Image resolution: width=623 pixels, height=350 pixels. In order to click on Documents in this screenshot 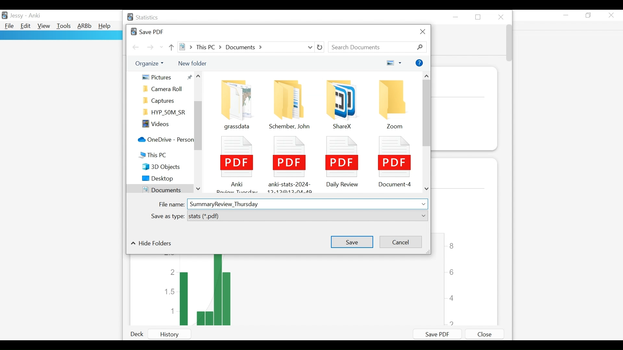, I will do `click(159, 189)`.